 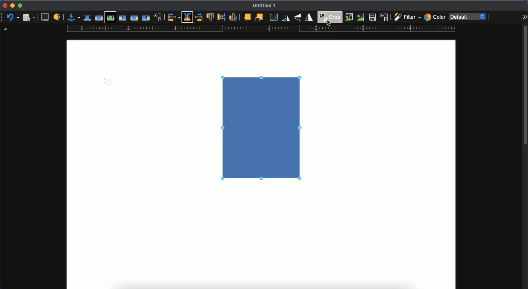 What do you see at coordinates (210, 18) in the screenshot?
I see `top to anchor` at bounding box center [210, 18].